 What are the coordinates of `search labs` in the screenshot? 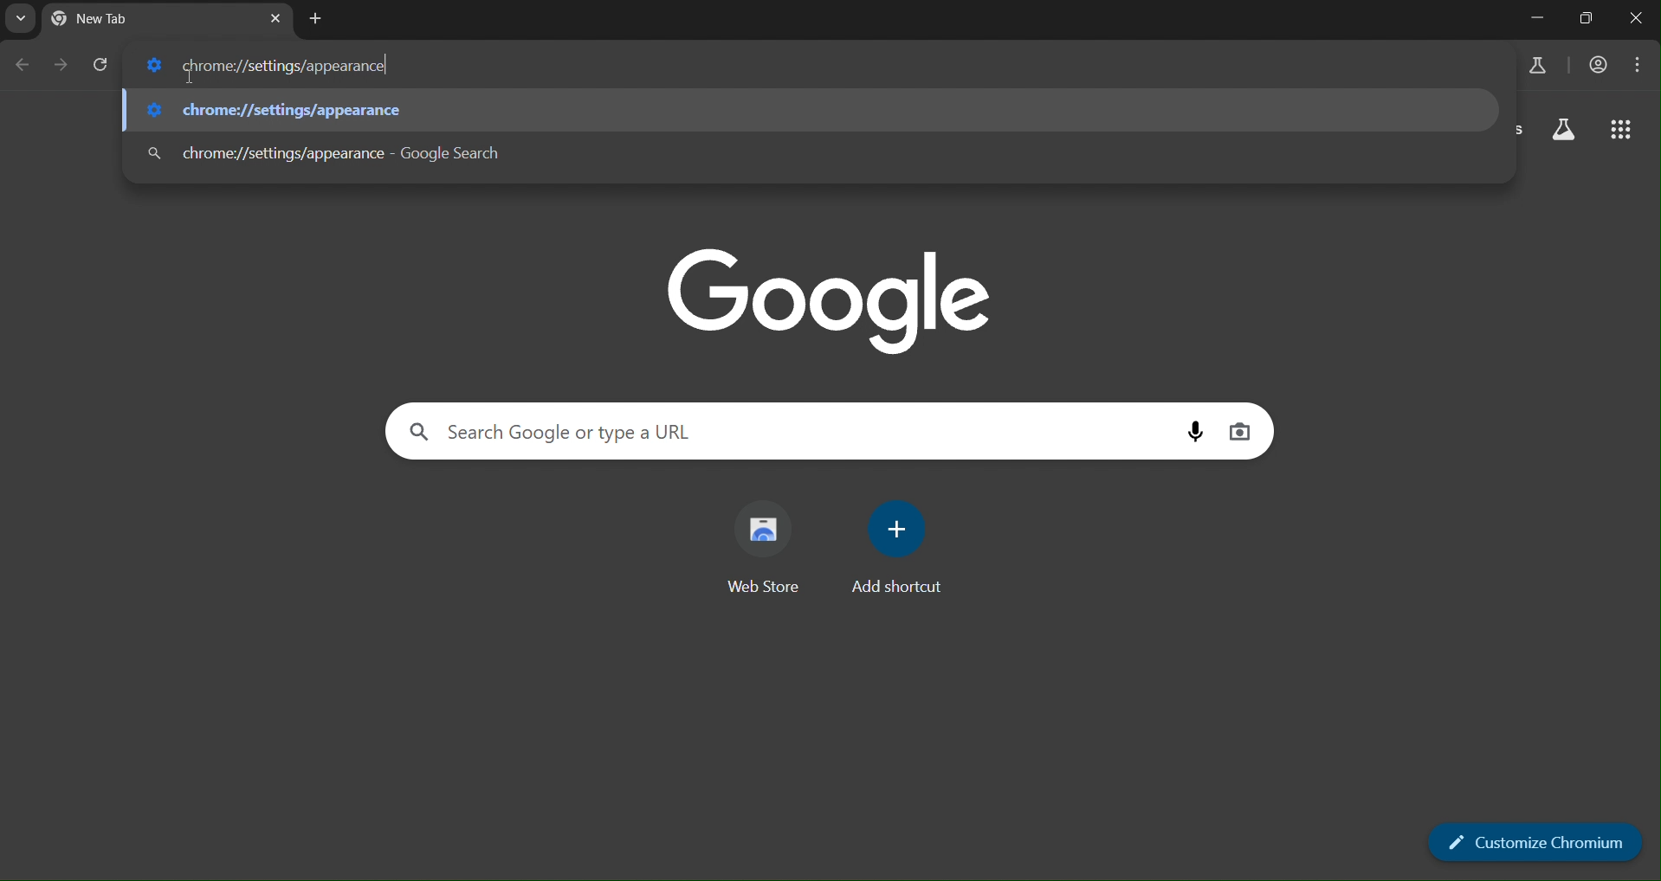 It's located at (1532, 66).